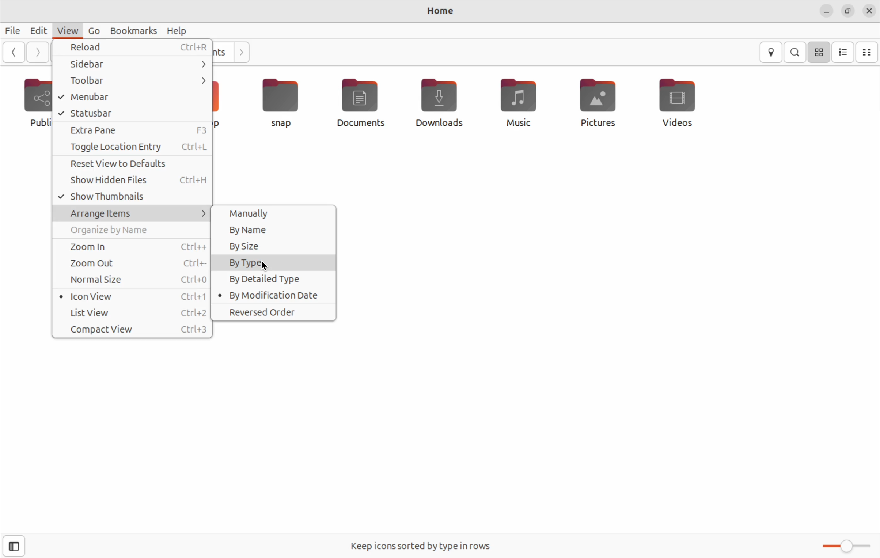 The height and width of the screenshot is (558, 880). Describe the element at coordinates (133, 131) in the screenshot. I see `extra pane` at that location.